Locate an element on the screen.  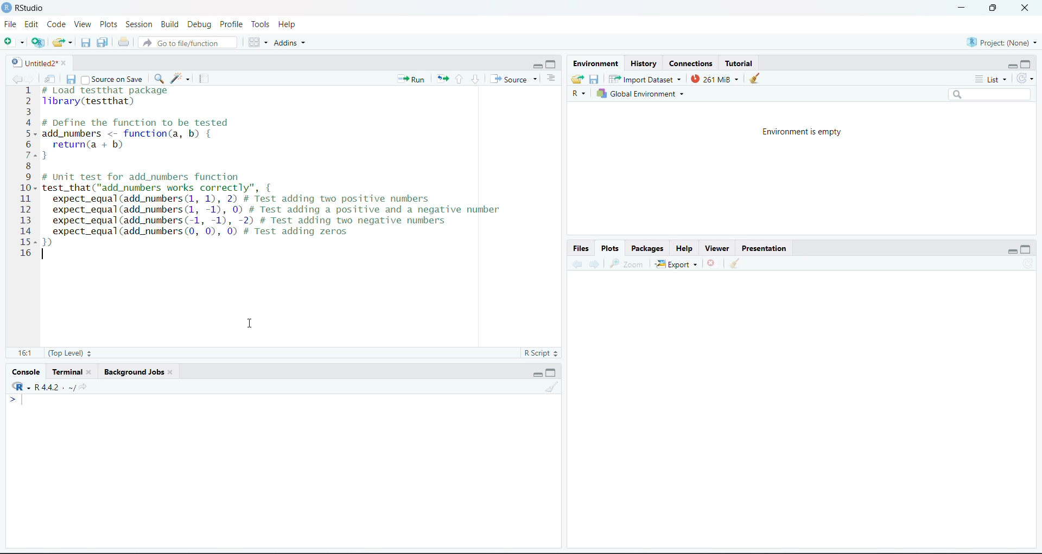
library(testthat) is located at coordinates (88, 101).